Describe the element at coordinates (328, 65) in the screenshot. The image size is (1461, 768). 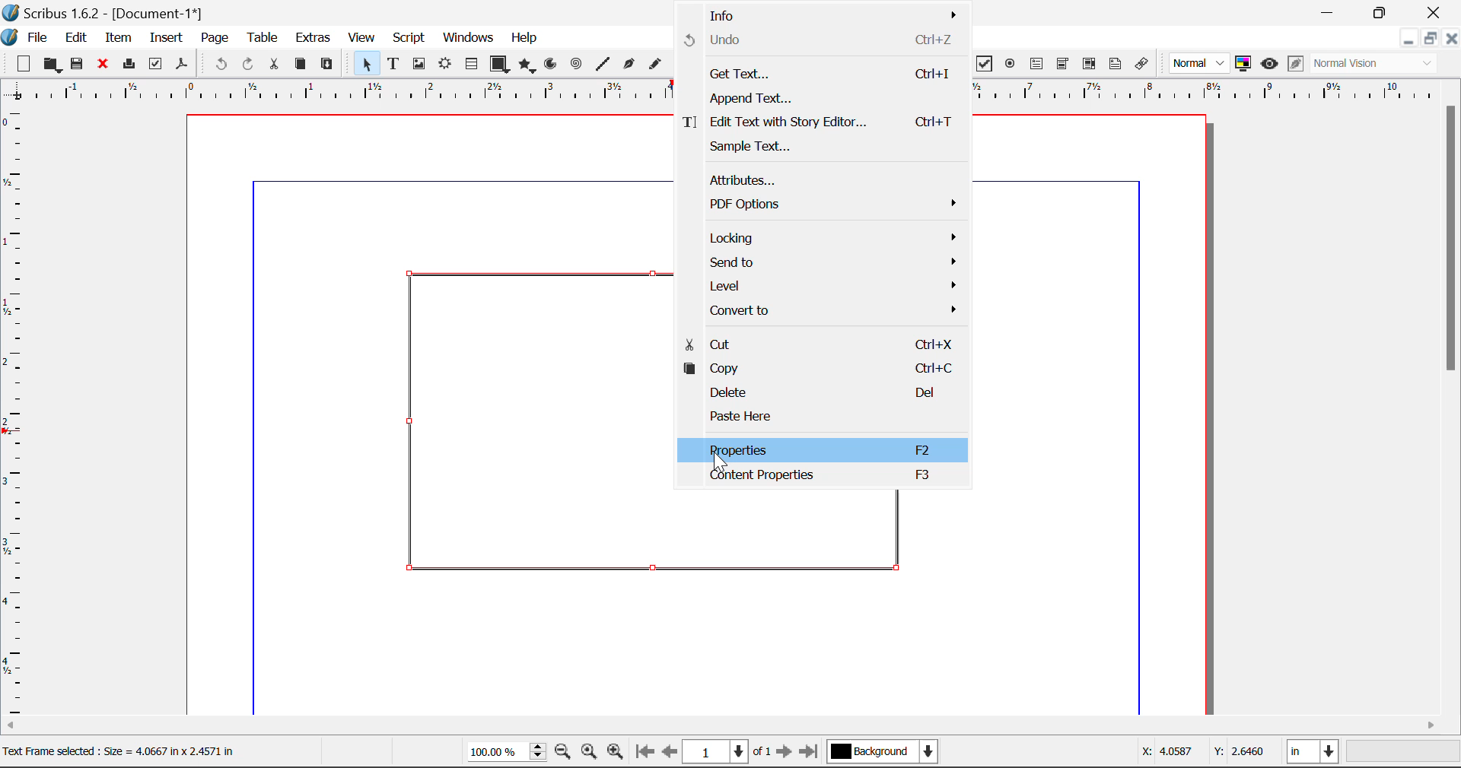
I see `Paste` at that location.